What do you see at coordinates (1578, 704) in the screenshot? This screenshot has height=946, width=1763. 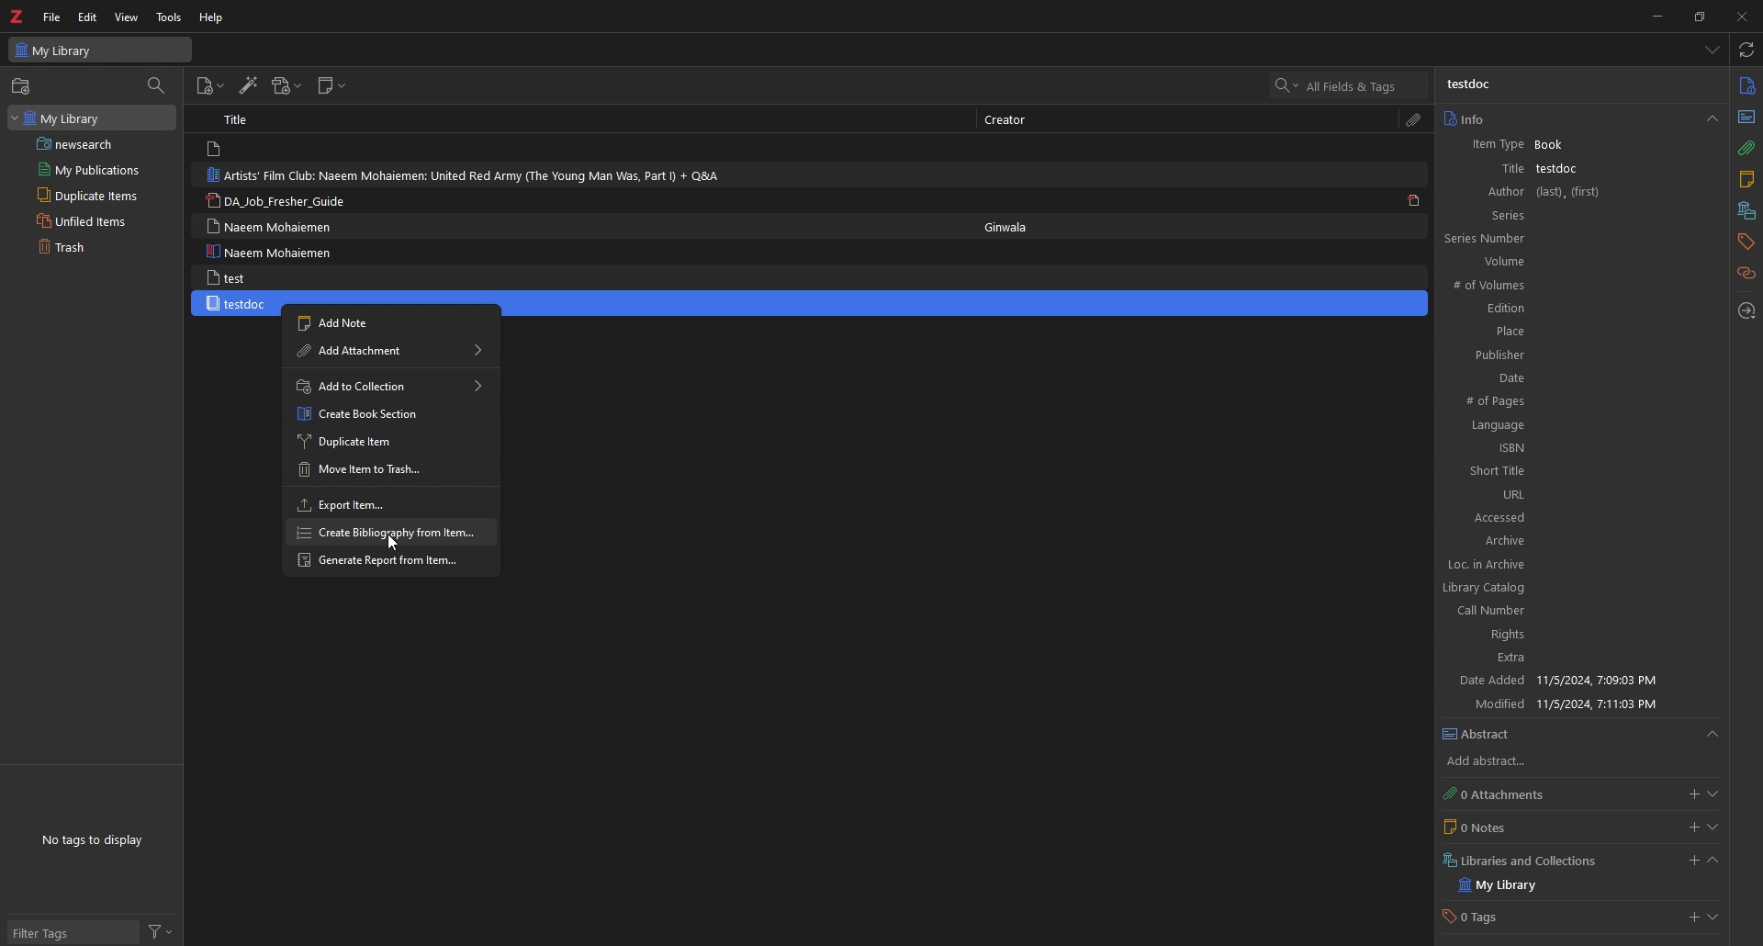 I see `Modified 11/5/2024, 7:11:03 PM` at bounding box center [1578, 704].